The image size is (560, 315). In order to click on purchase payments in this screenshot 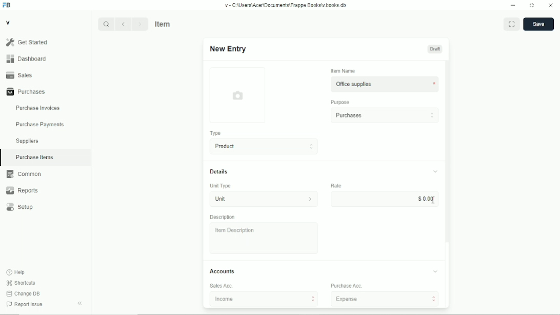, I will do `click(39, 125)`.